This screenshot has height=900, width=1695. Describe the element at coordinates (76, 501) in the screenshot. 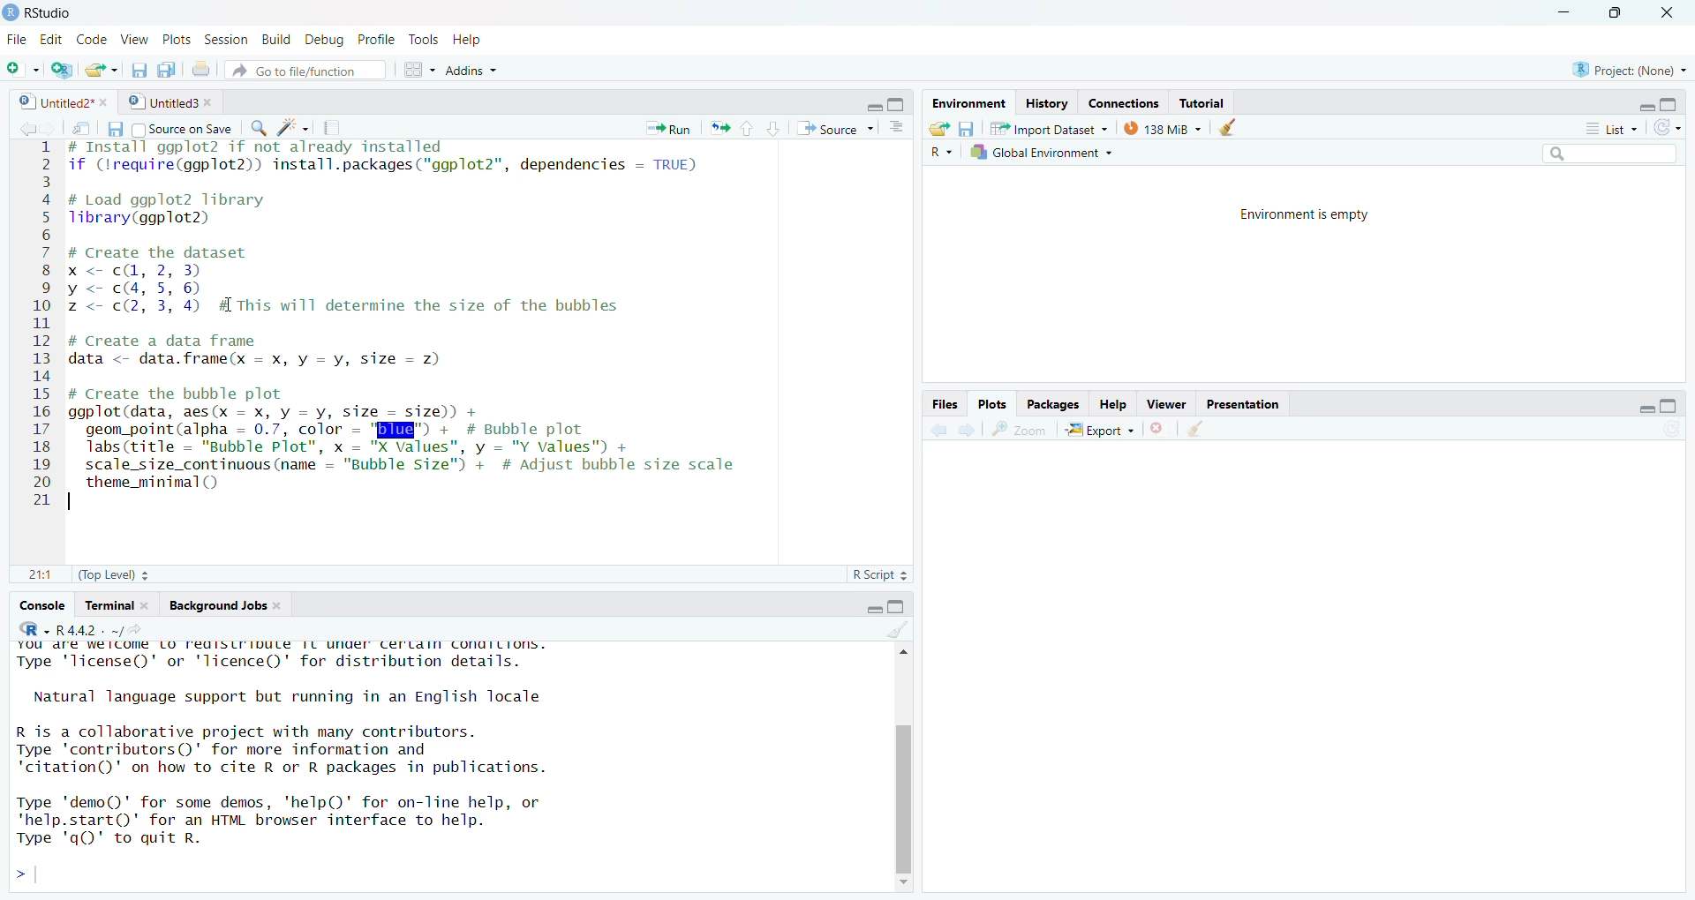

I see `text cursor` at that location.